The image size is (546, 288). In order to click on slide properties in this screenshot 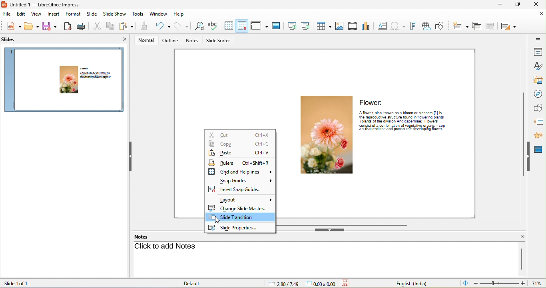, I will do `click(240, 228)`.